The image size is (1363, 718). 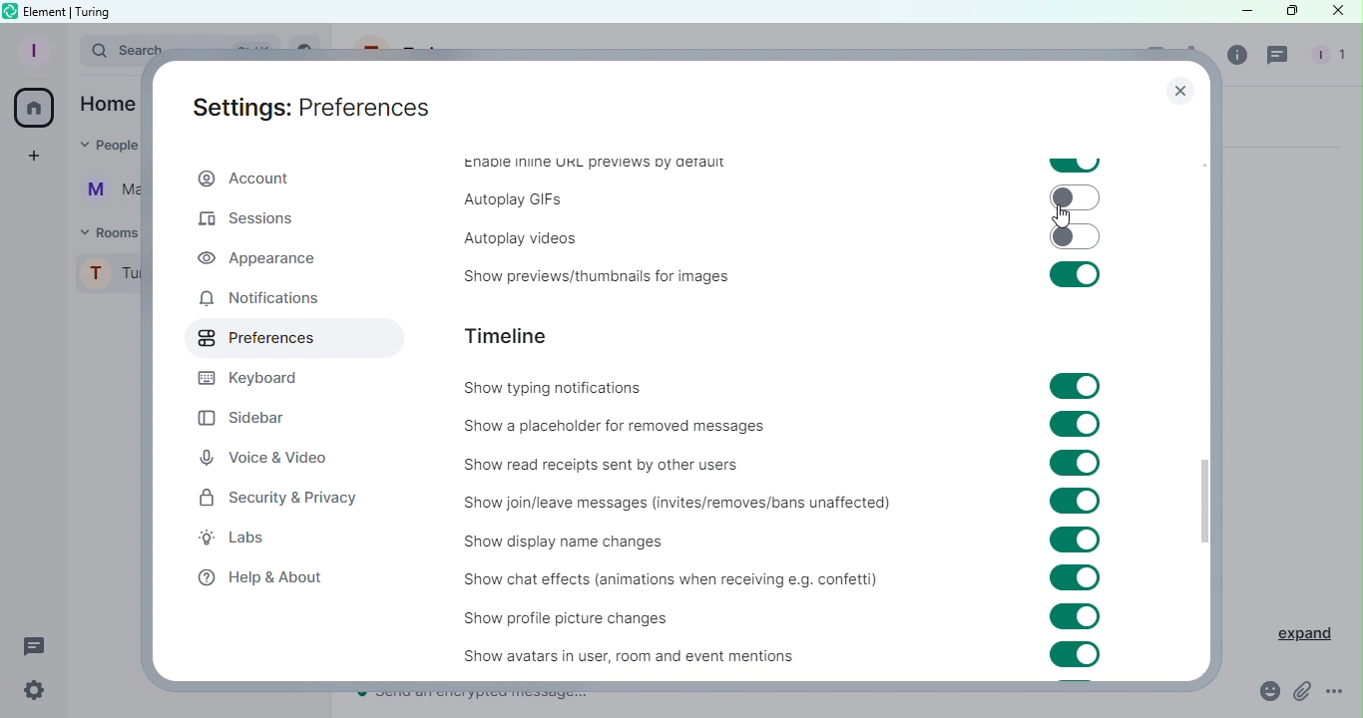 What do you see at coordinates (1287, 12) in the screenshot?
I see `Maximize` at bounding box center [1287, 12].